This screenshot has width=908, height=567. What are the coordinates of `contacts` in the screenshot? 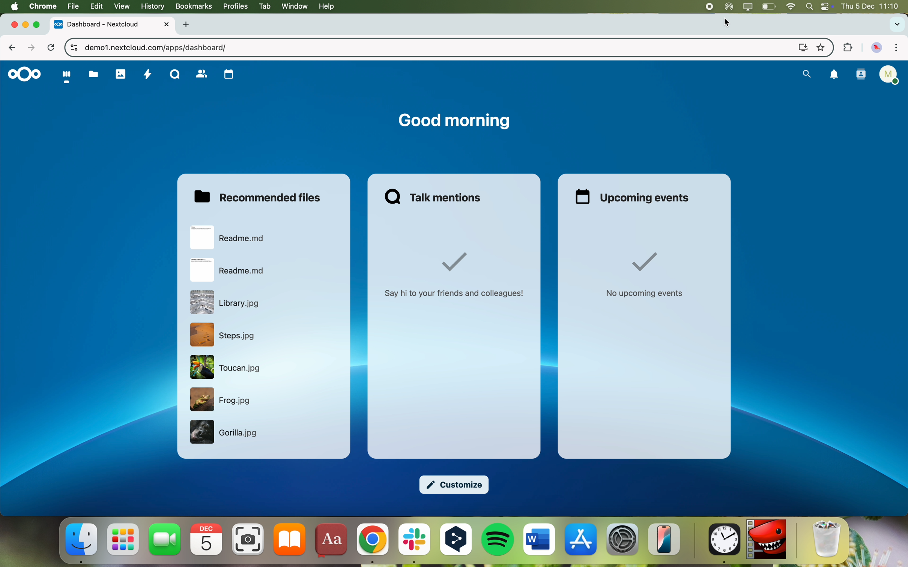 It's located at (201, 75).